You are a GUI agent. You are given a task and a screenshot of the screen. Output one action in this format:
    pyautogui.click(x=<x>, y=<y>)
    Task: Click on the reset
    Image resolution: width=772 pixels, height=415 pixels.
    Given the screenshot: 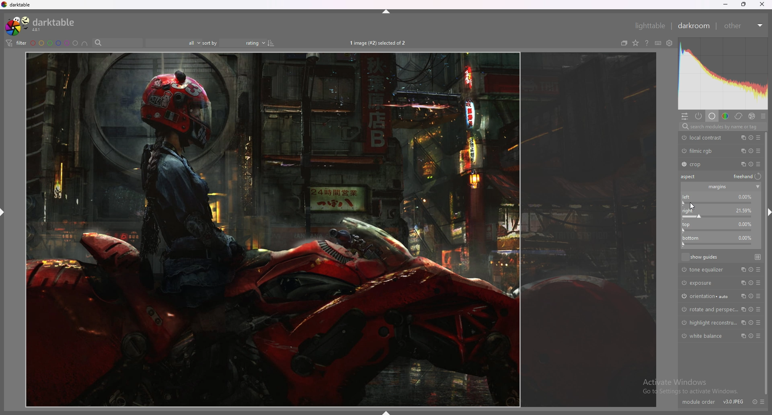 What is the action you would take?
    pyautogui.click(x=751, y=283)
    